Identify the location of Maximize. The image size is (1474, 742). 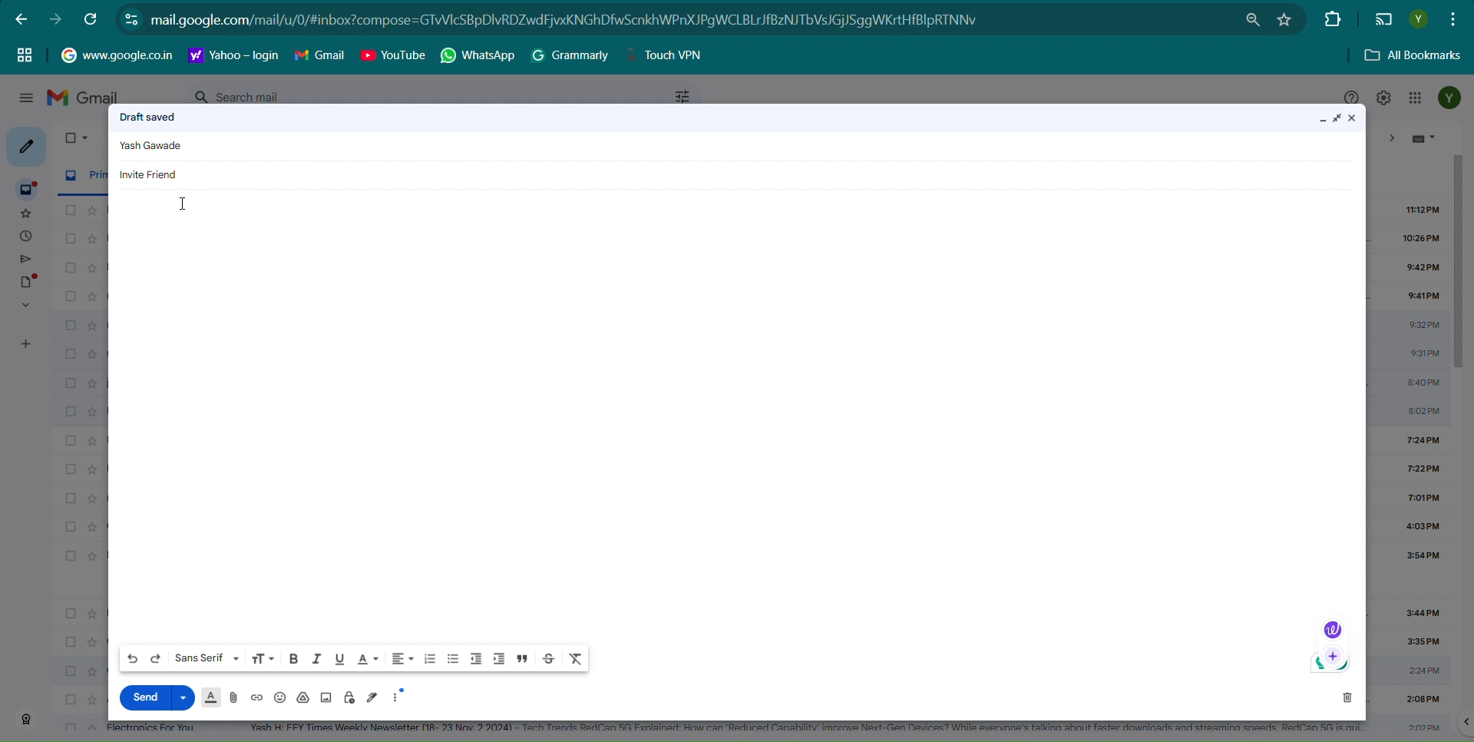
(1339, 118).